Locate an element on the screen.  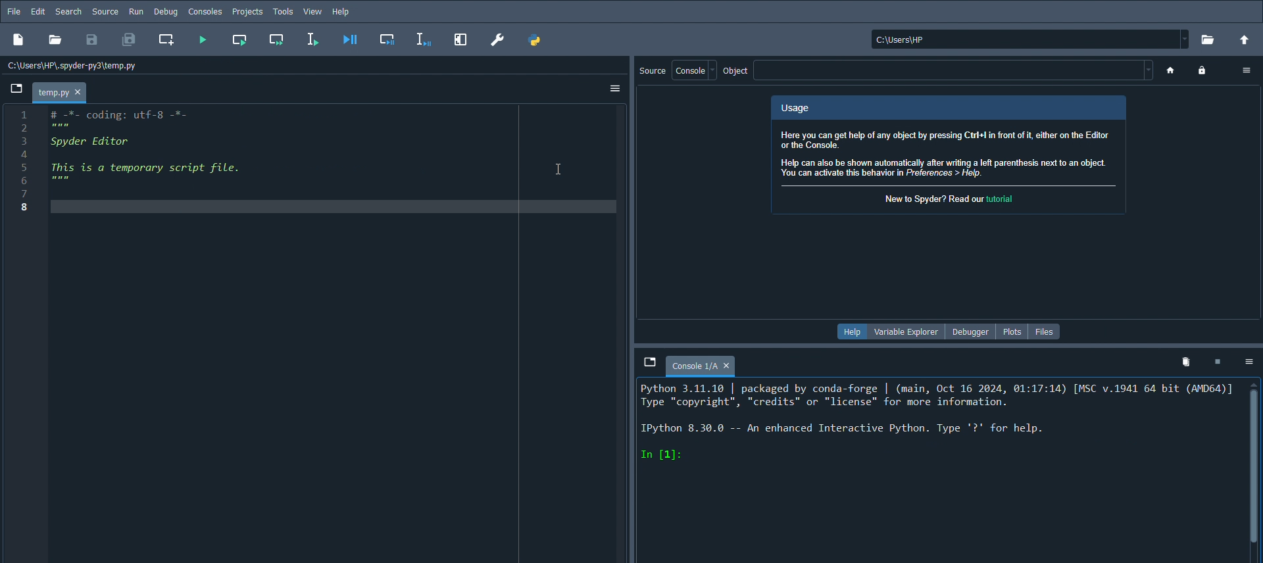
Help is located at coordinates (851, 331).